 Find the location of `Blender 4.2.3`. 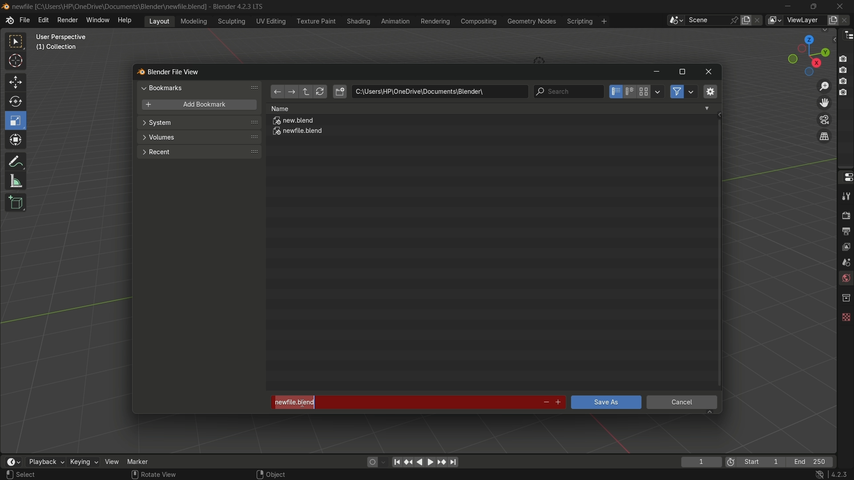

Blender 4.2.3 is located at coordinates (236, 6).